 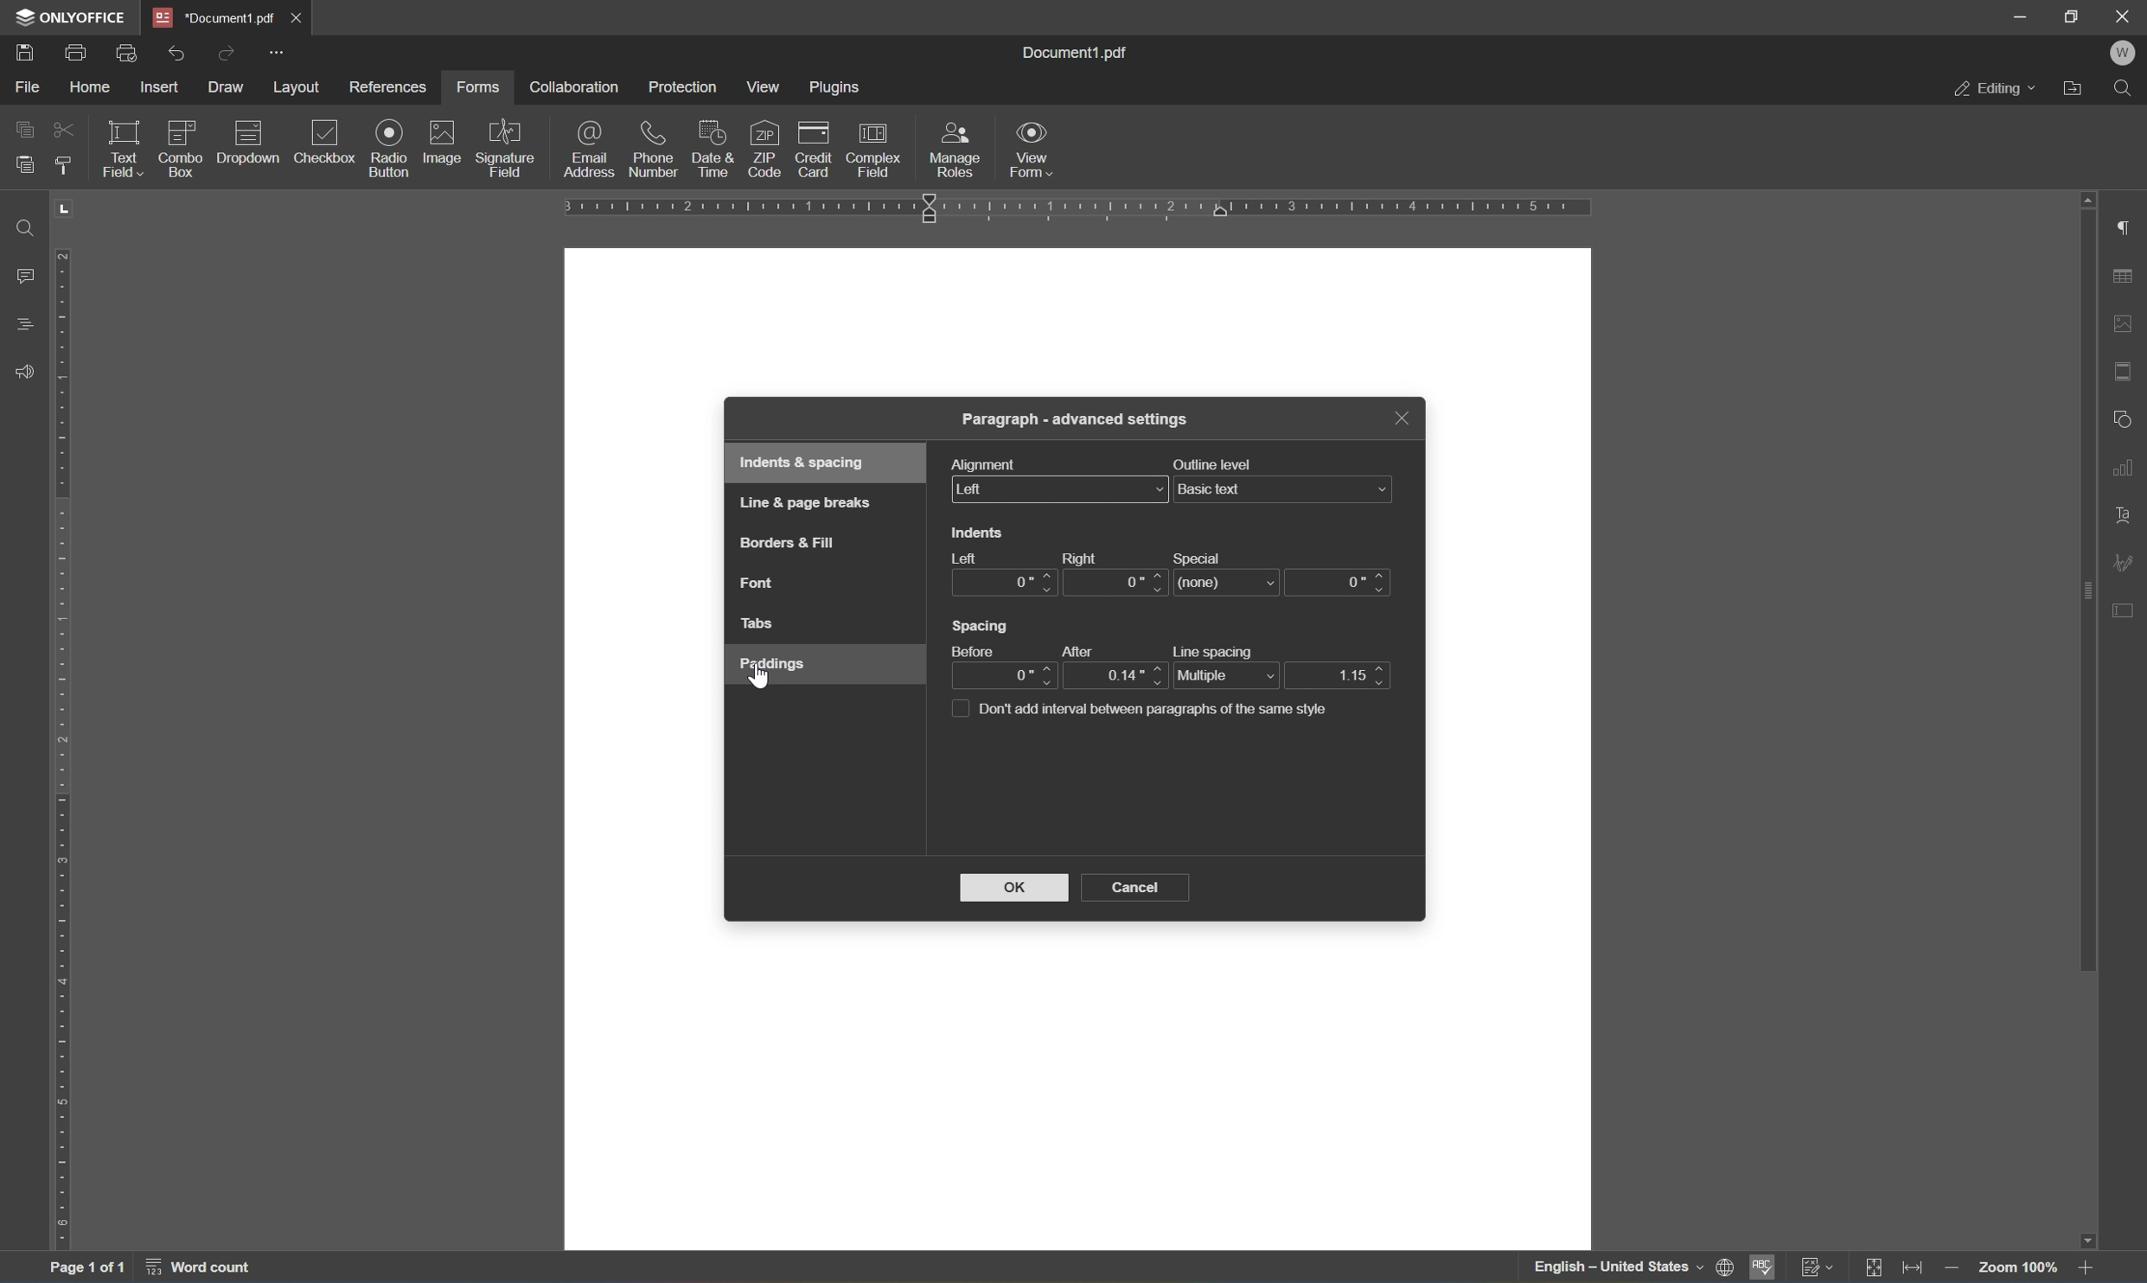 What do you see at coordinates (984, 625) in the screenshot?
I see `spacing` at bounding box center [984, 625].